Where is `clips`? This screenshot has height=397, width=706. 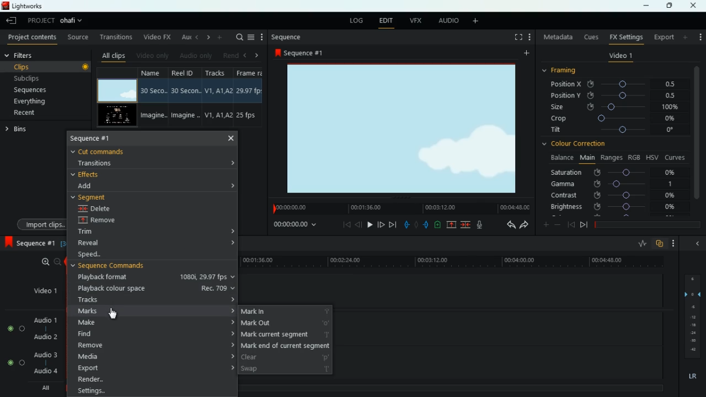 clips is located at coordinates (41, 67).